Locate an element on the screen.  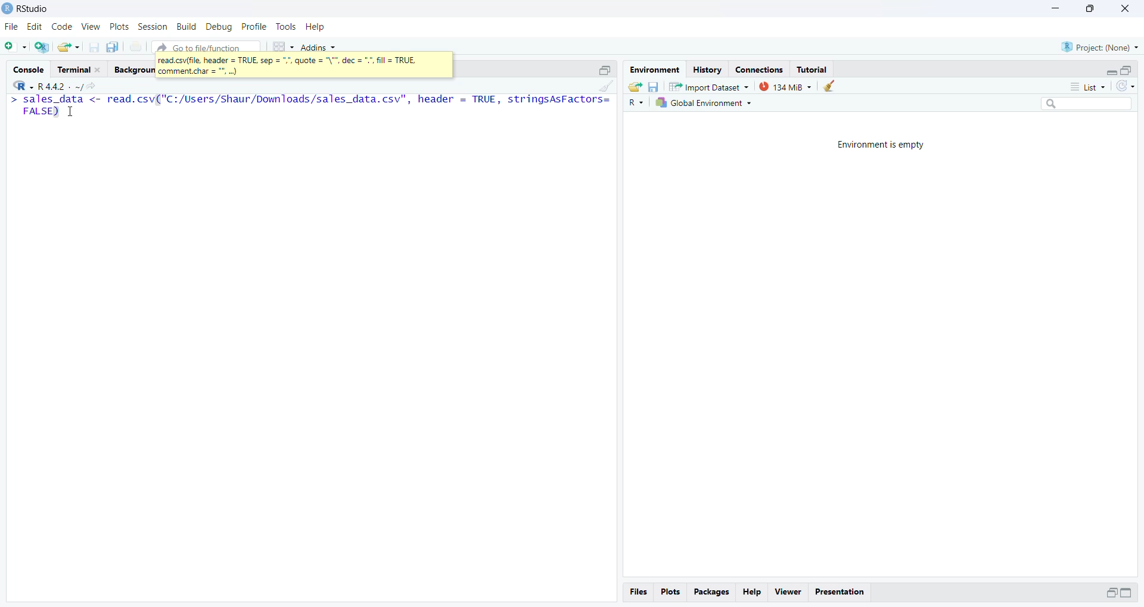
Load workspace is located at coordinates (635, 87).